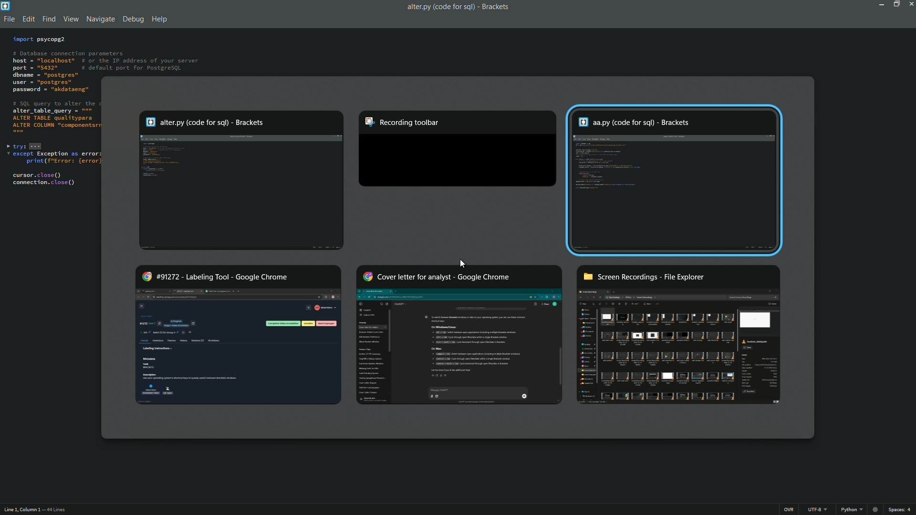 The height and width of the screenshot is (515, 916). Describe the element at coordinates (895, 4) in the screenshot. I see `maximize` at that location.